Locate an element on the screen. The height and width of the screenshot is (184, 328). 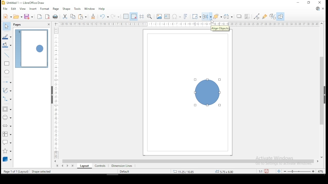
stars and banners is located at coordinates (7, 150).